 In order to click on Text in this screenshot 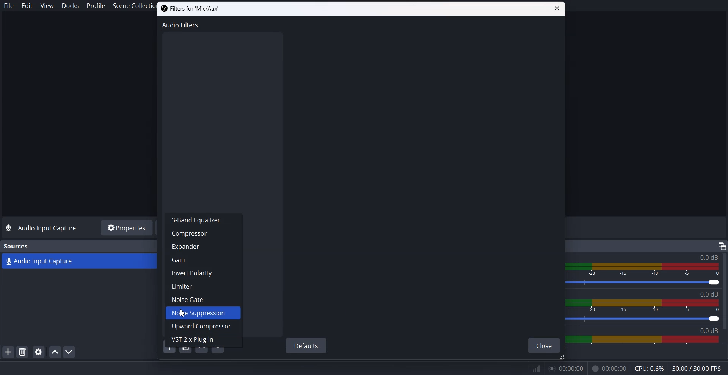, I will do `click(17, 246)`.